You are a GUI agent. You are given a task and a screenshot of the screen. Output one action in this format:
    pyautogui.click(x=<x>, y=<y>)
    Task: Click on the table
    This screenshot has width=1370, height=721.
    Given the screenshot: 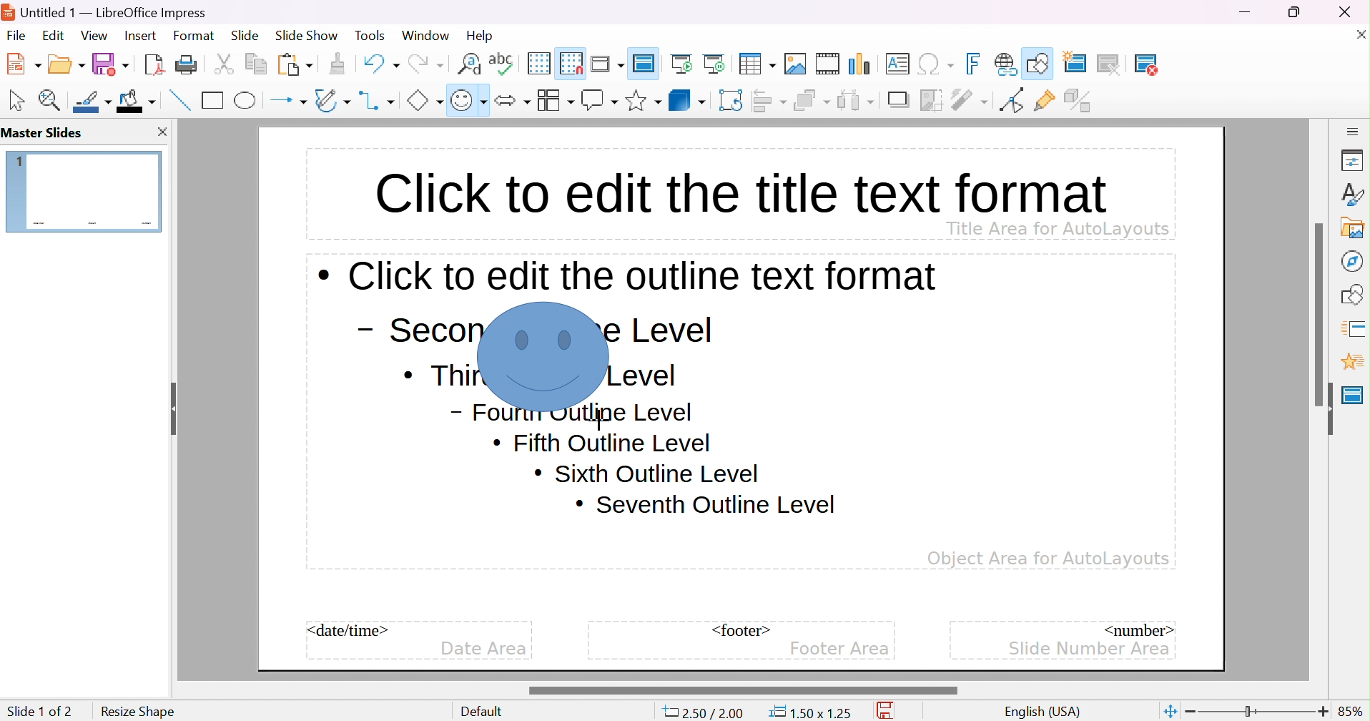 What is the action you would take?
    pyautogui.click(x=758, y=62)
    